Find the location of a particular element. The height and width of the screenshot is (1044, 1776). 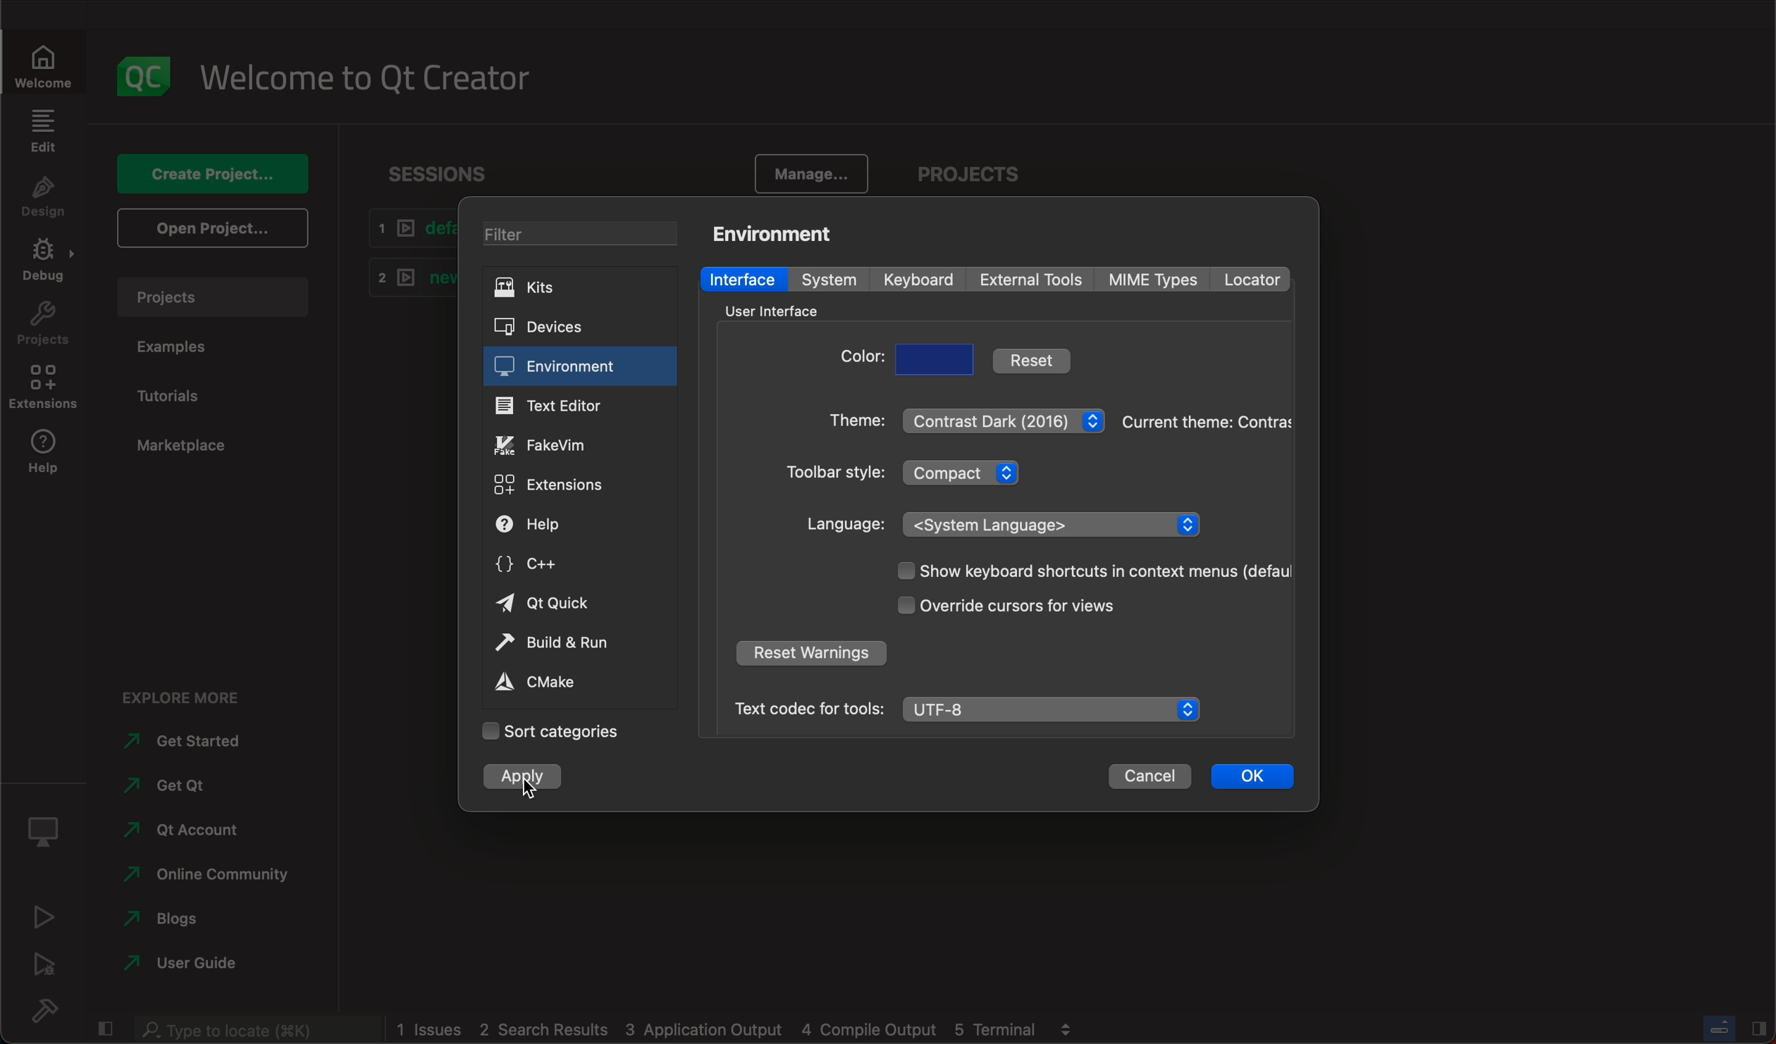

run is located at coordinates (46, 915).